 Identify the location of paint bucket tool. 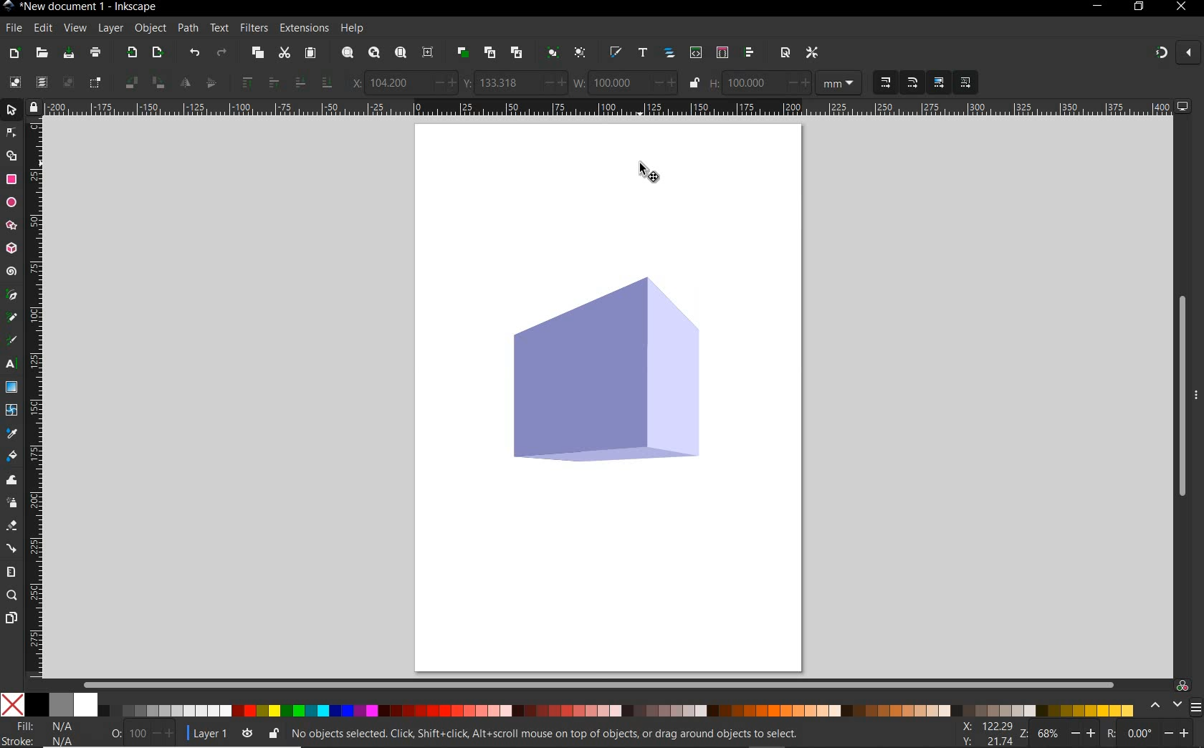
(13, 456).